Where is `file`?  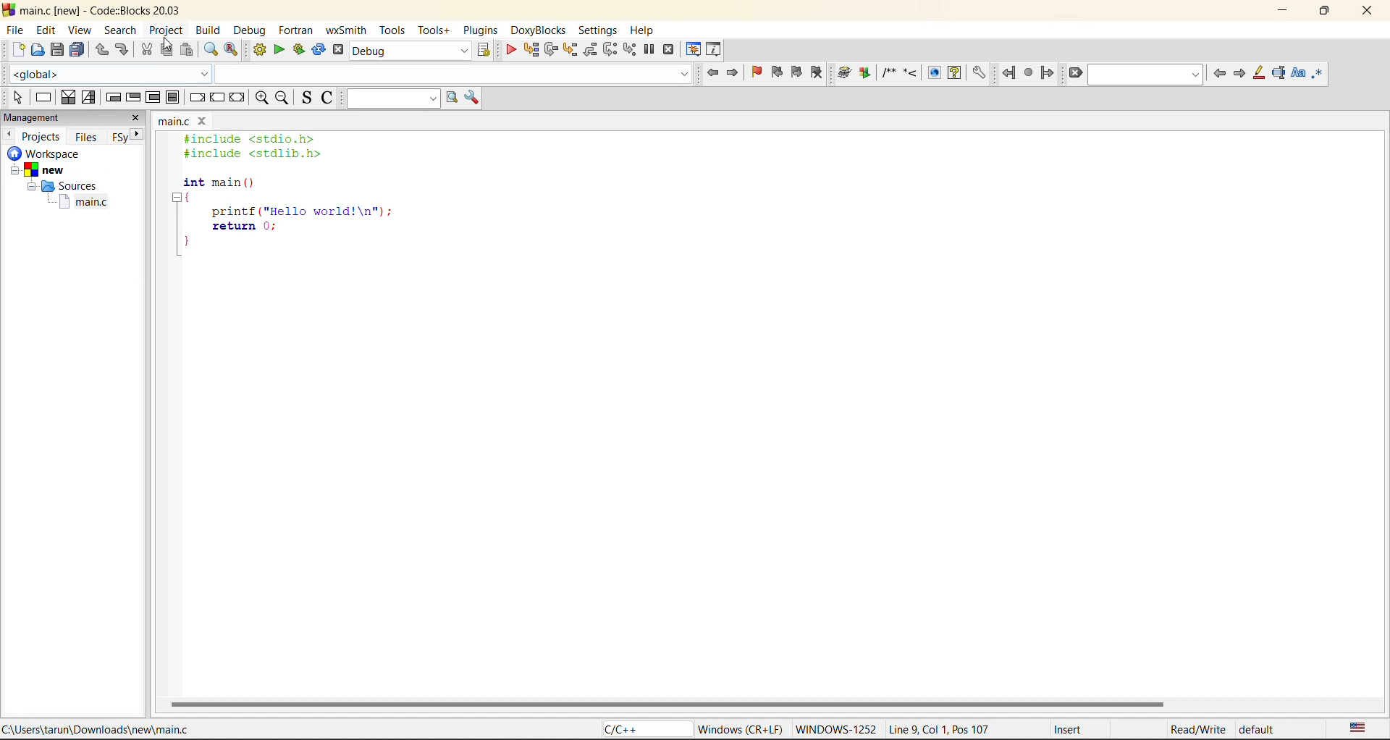
file is located at coordinates (16, 33).